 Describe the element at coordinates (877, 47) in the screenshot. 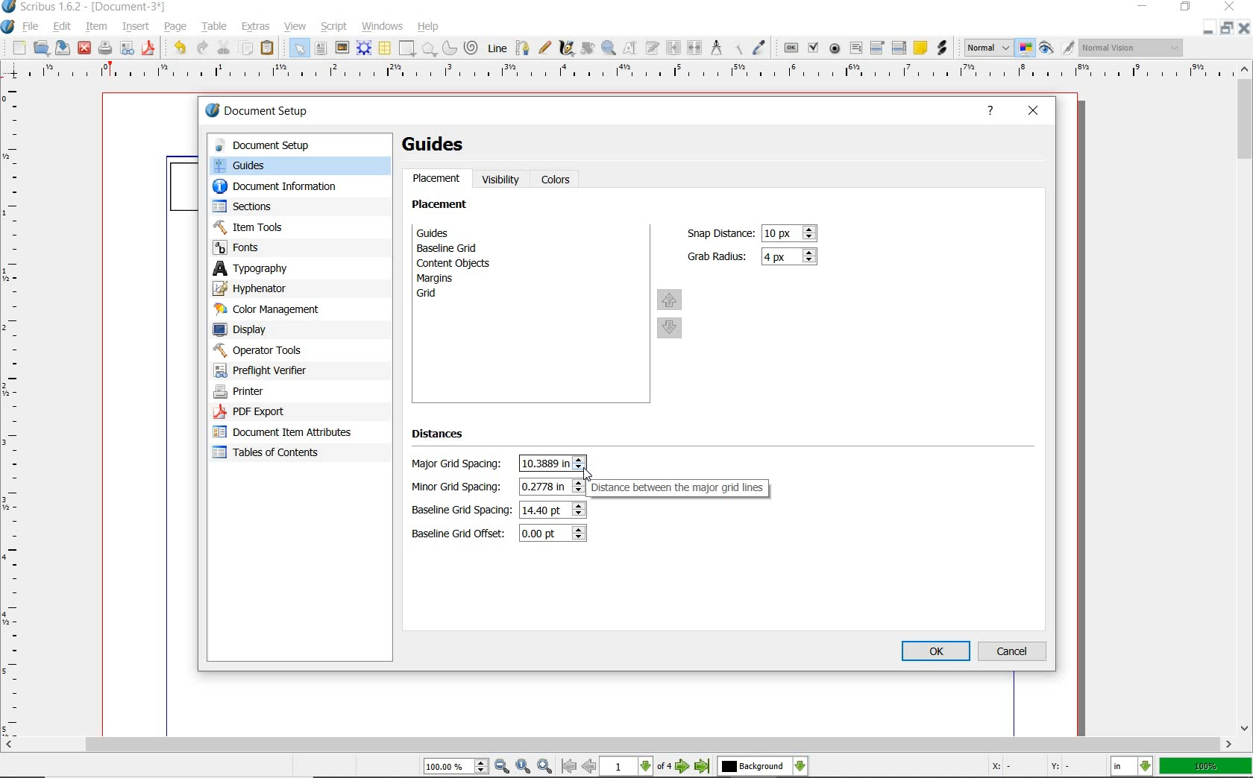

I see `pdf combo box` at that location.